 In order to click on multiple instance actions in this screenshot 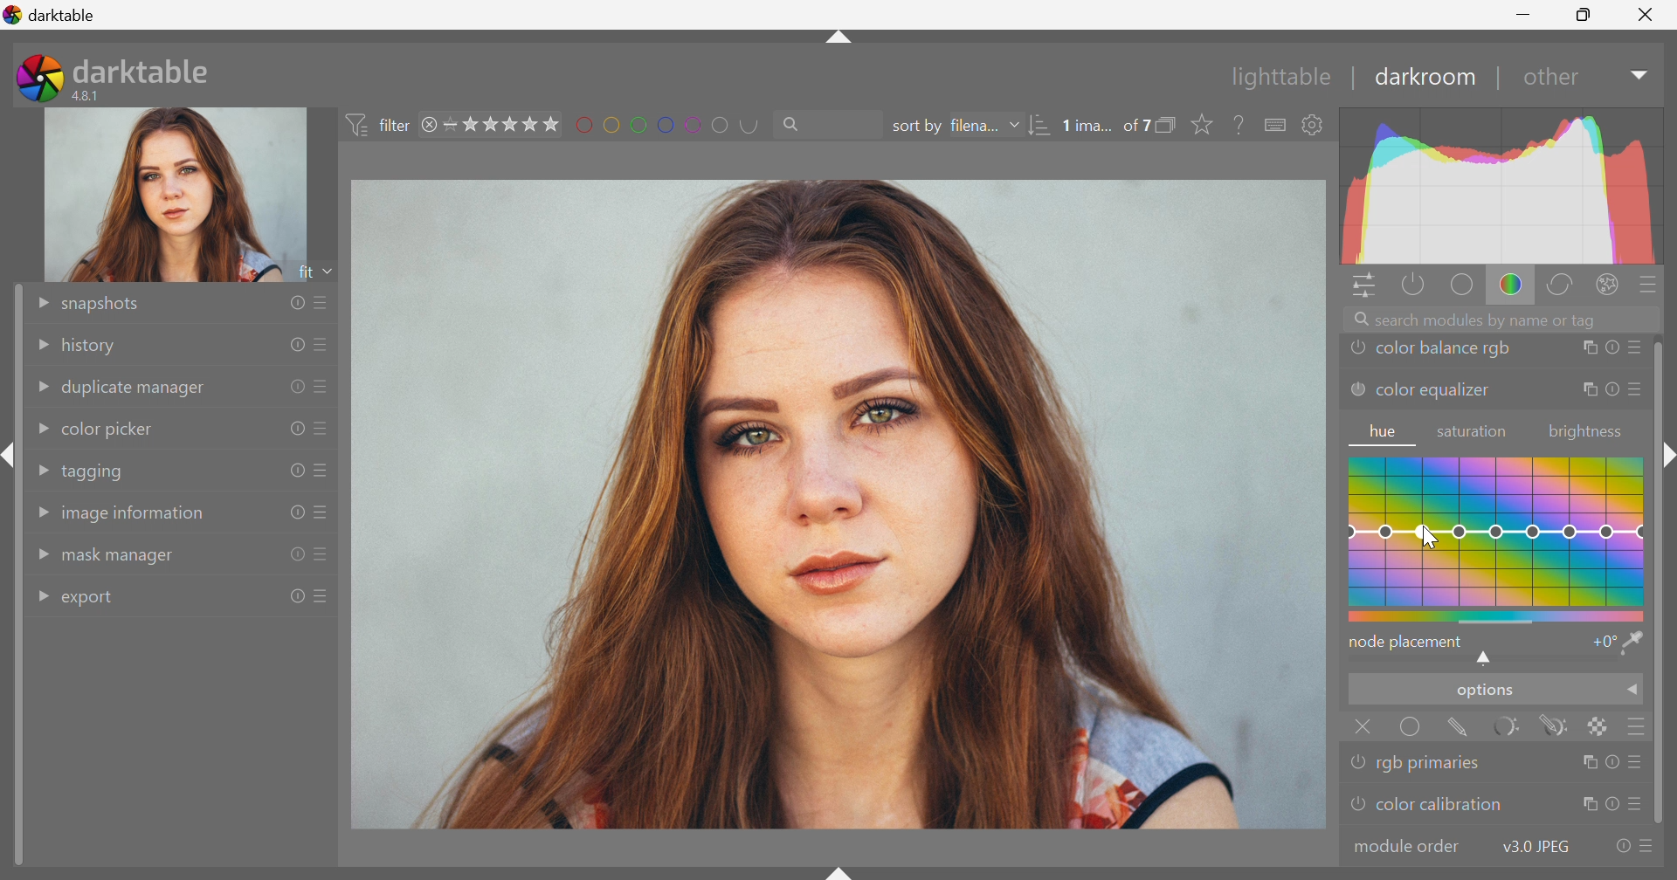, I will do `click(1587, 391)`.